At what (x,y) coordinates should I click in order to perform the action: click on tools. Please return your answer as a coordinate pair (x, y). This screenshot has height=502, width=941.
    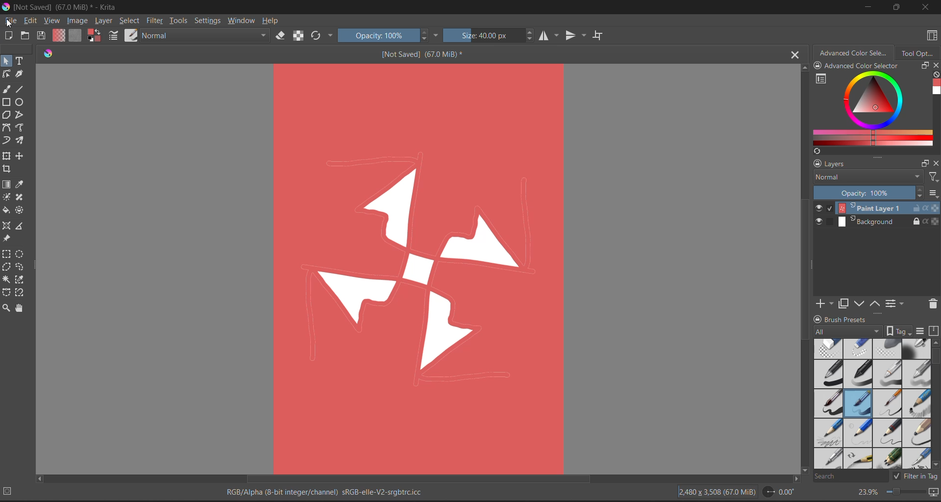
    Looking at the image, I should click on (21, 141).